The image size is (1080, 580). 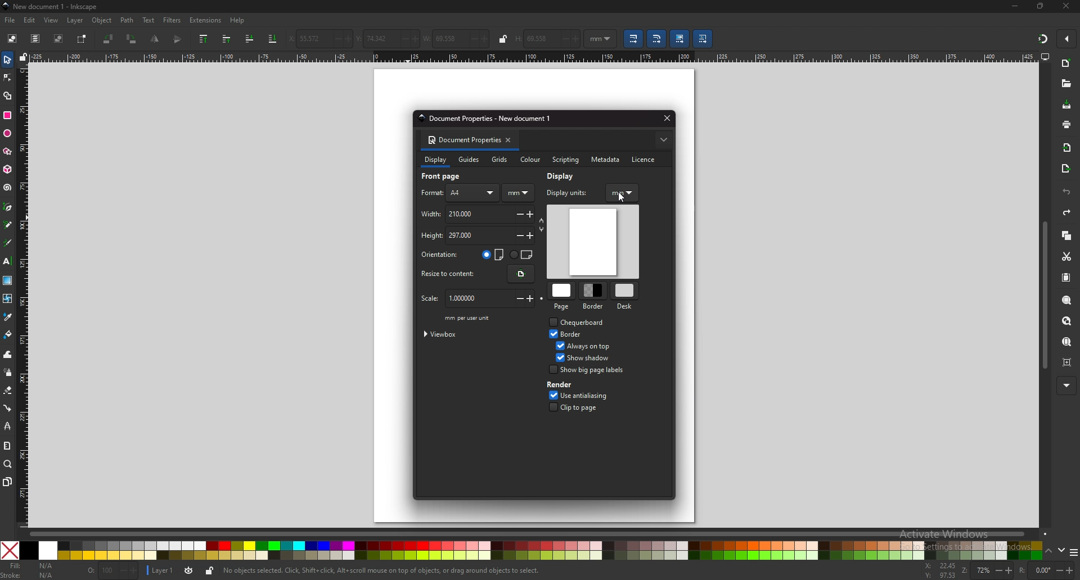 I want to click on mesh, so click(x=8, y=297).